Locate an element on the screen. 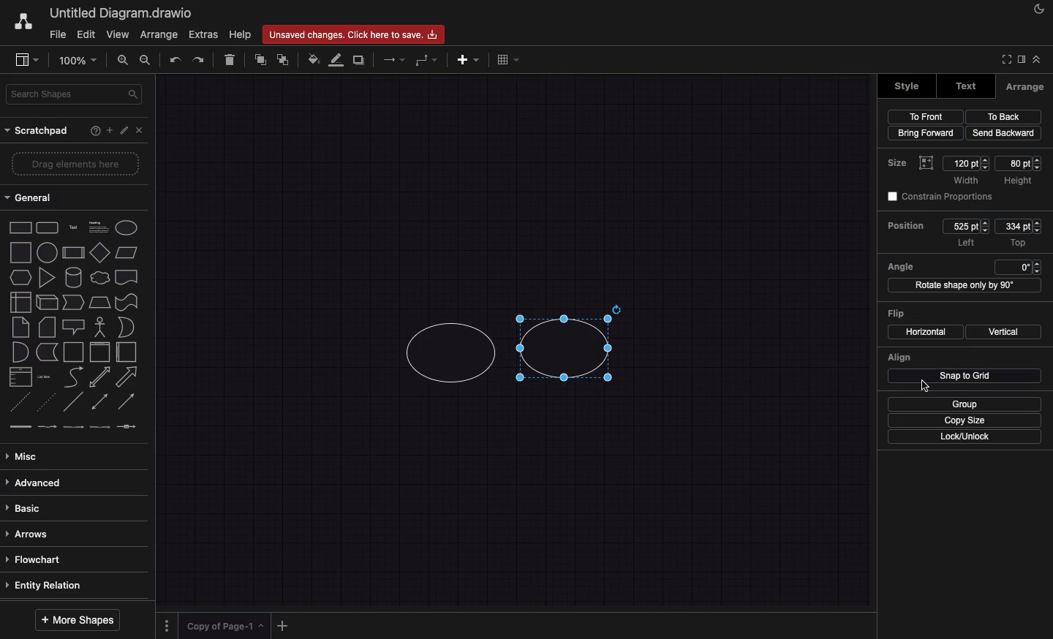 Image resolution: width=1053 pixels, height=639 pixels. connector with 3 labels is located at coordinates (98, 427).